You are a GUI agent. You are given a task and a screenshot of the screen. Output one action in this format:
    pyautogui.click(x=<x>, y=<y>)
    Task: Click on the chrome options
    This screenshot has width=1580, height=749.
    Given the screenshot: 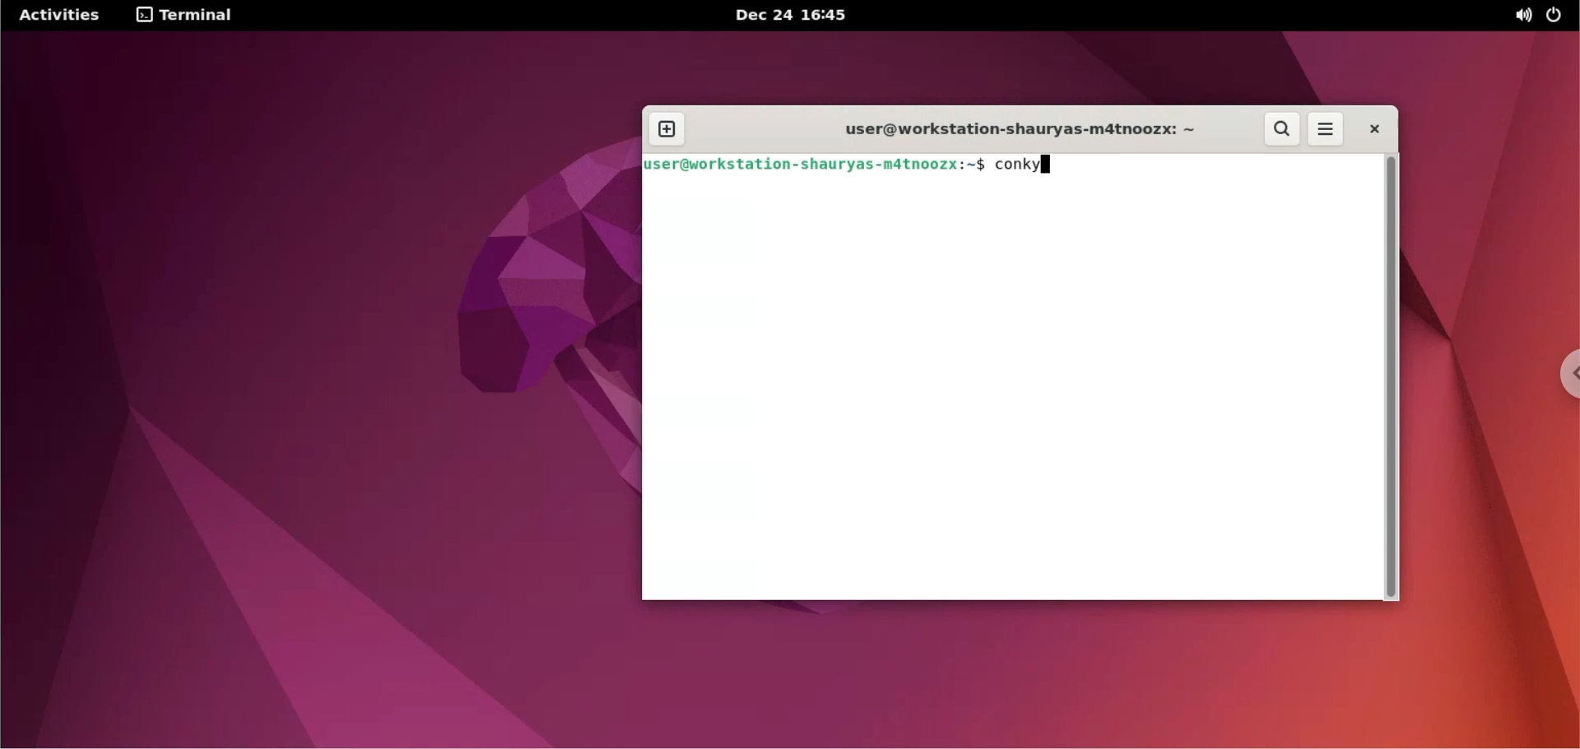 What is the action you would take?
    pyautogui.click(x=1566, y=377)
    